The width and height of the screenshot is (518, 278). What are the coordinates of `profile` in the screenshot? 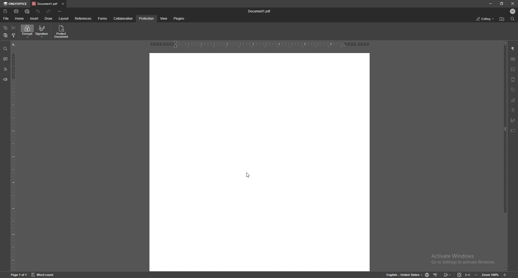 It's located at (512, 11).